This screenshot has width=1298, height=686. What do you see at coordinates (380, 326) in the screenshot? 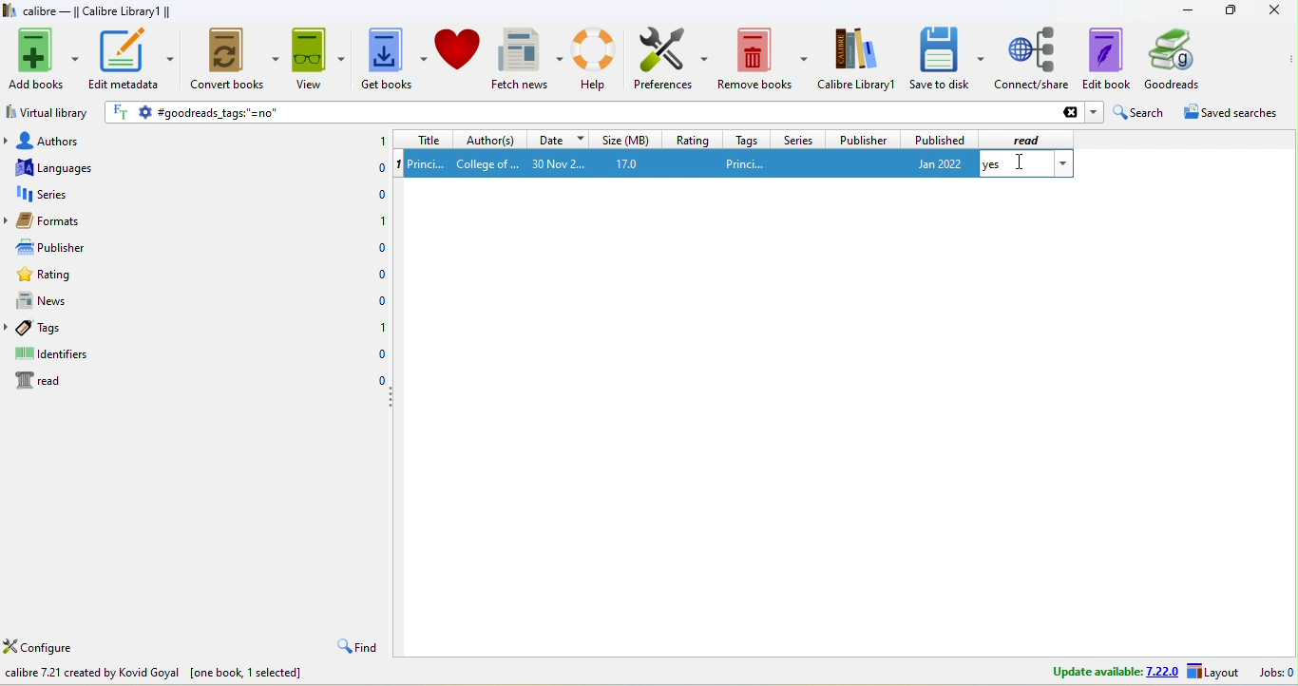
I see `1` at bounding box center [380, 326].